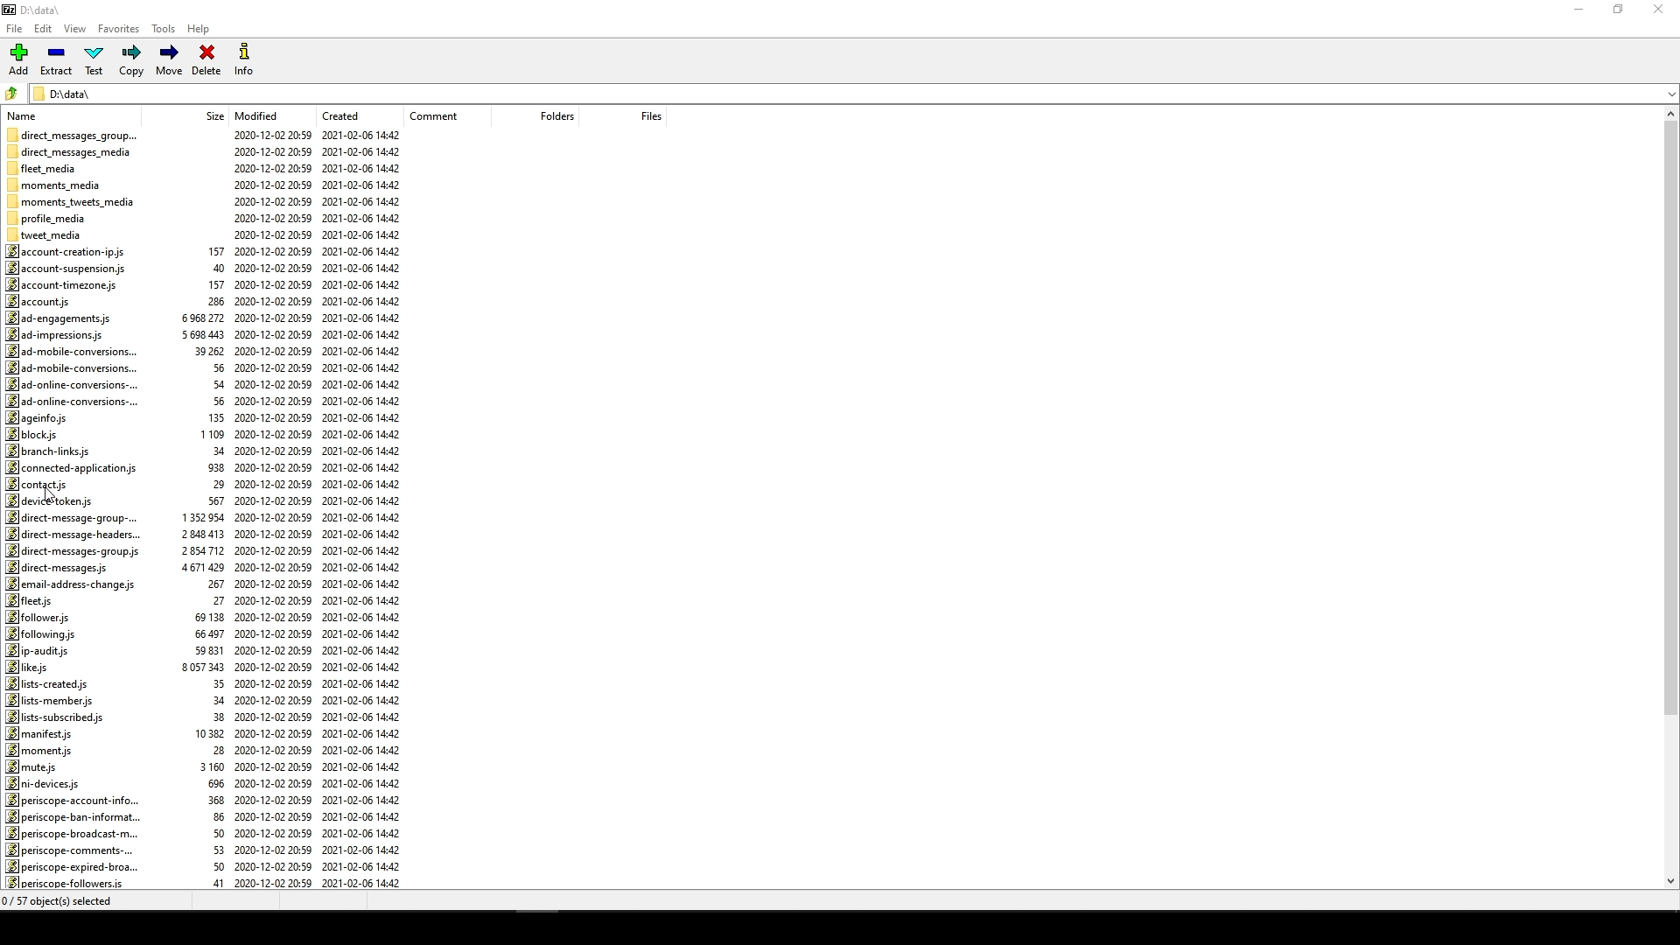 The width and height of the screenshot is (1680, 945). I want to click on fleet.js, so click(32, 600).